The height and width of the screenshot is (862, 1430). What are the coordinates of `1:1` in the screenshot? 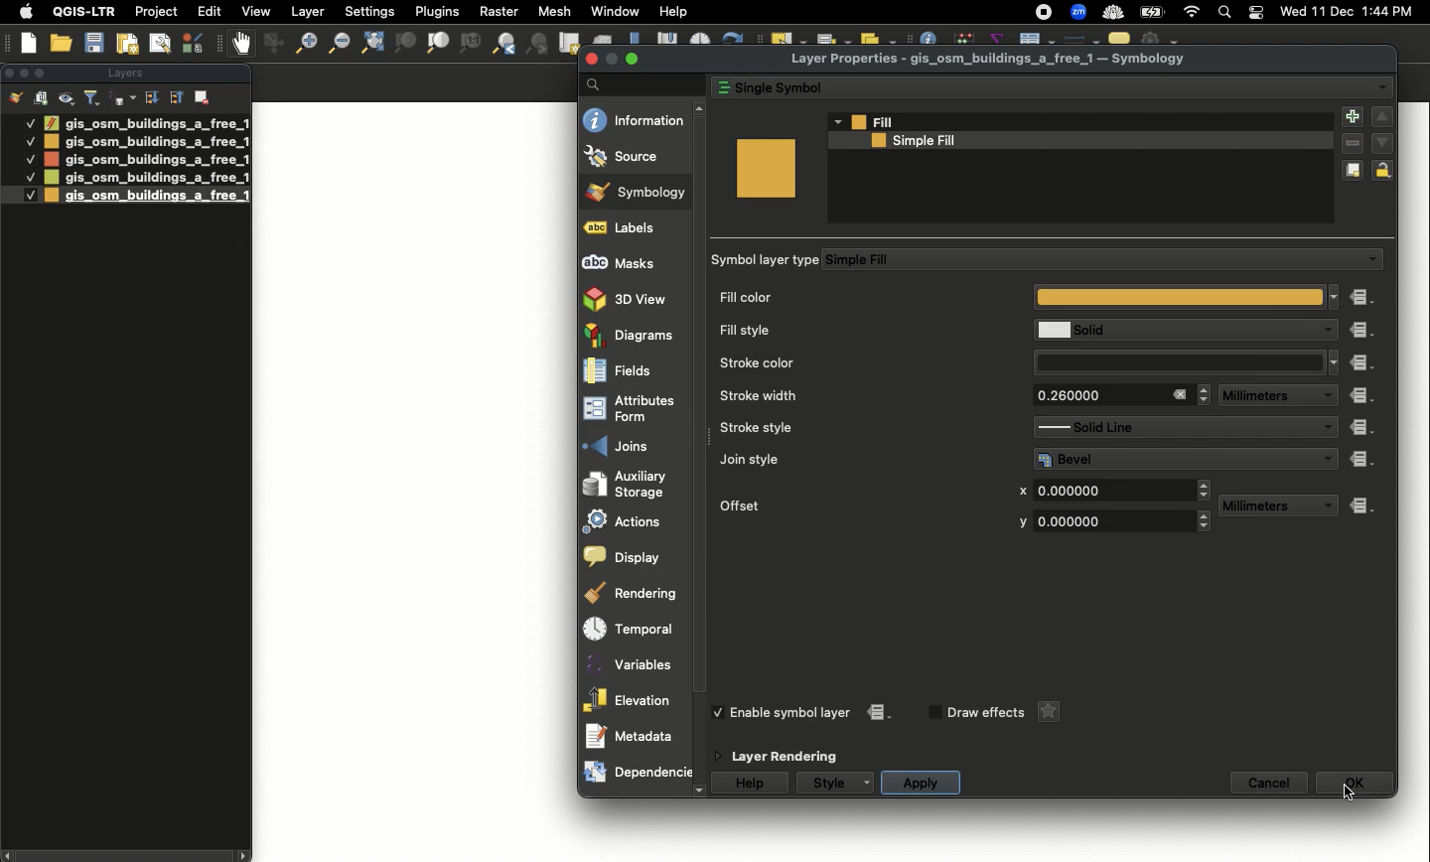 It's located at (469, 44).